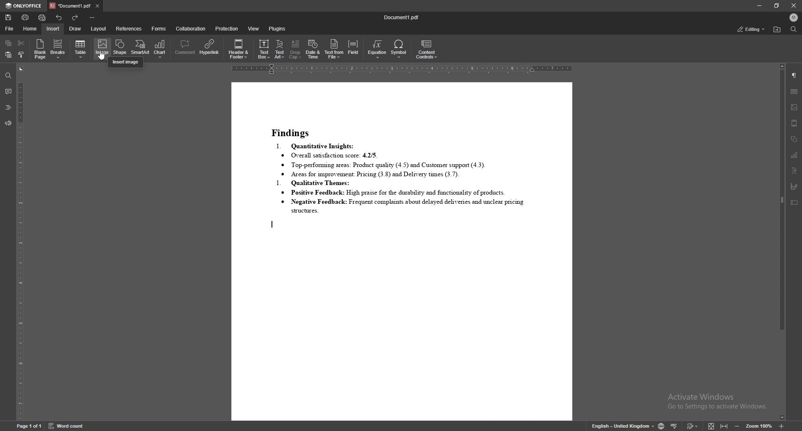 Image resolution: width=802 pixels, height=431 pixels. I want to click on file name, so click(402, 17).